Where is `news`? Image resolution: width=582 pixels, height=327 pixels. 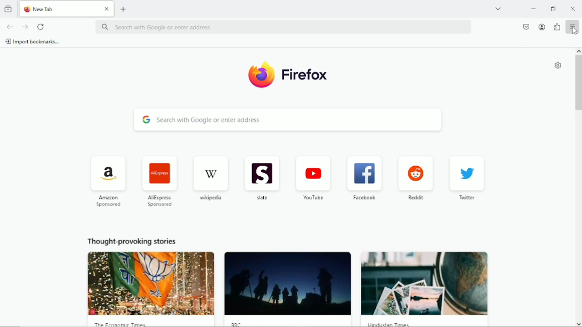
news is located at coordinates (424, 289).